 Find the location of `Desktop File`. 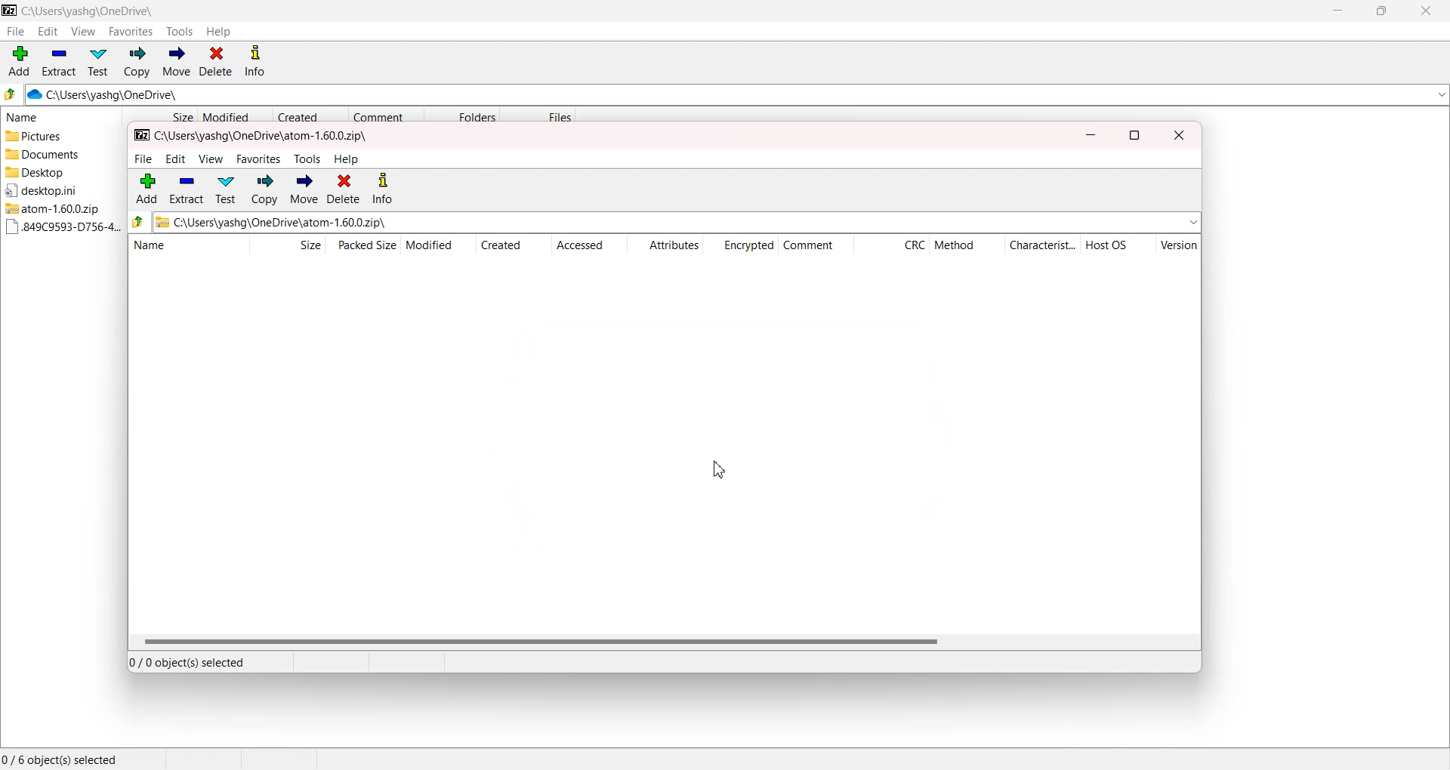

Desktop File is located at coordinates (56, 190).